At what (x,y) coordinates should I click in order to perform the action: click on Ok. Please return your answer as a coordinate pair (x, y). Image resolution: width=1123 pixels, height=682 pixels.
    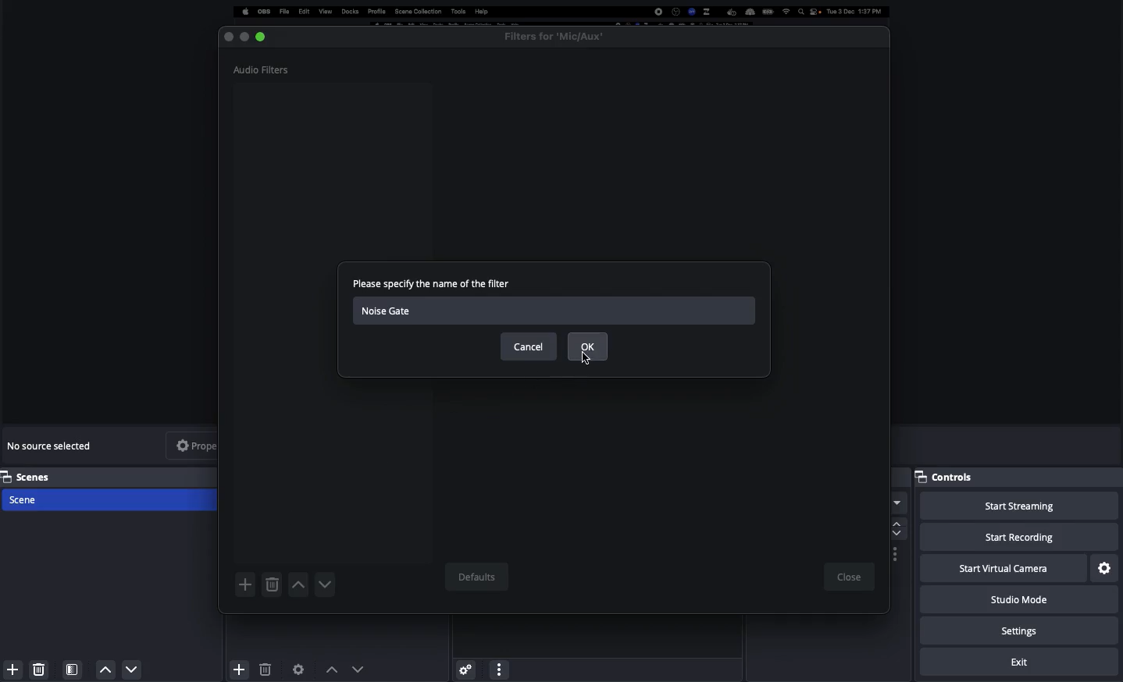
    Looking at the image, I should click on (590, 346).